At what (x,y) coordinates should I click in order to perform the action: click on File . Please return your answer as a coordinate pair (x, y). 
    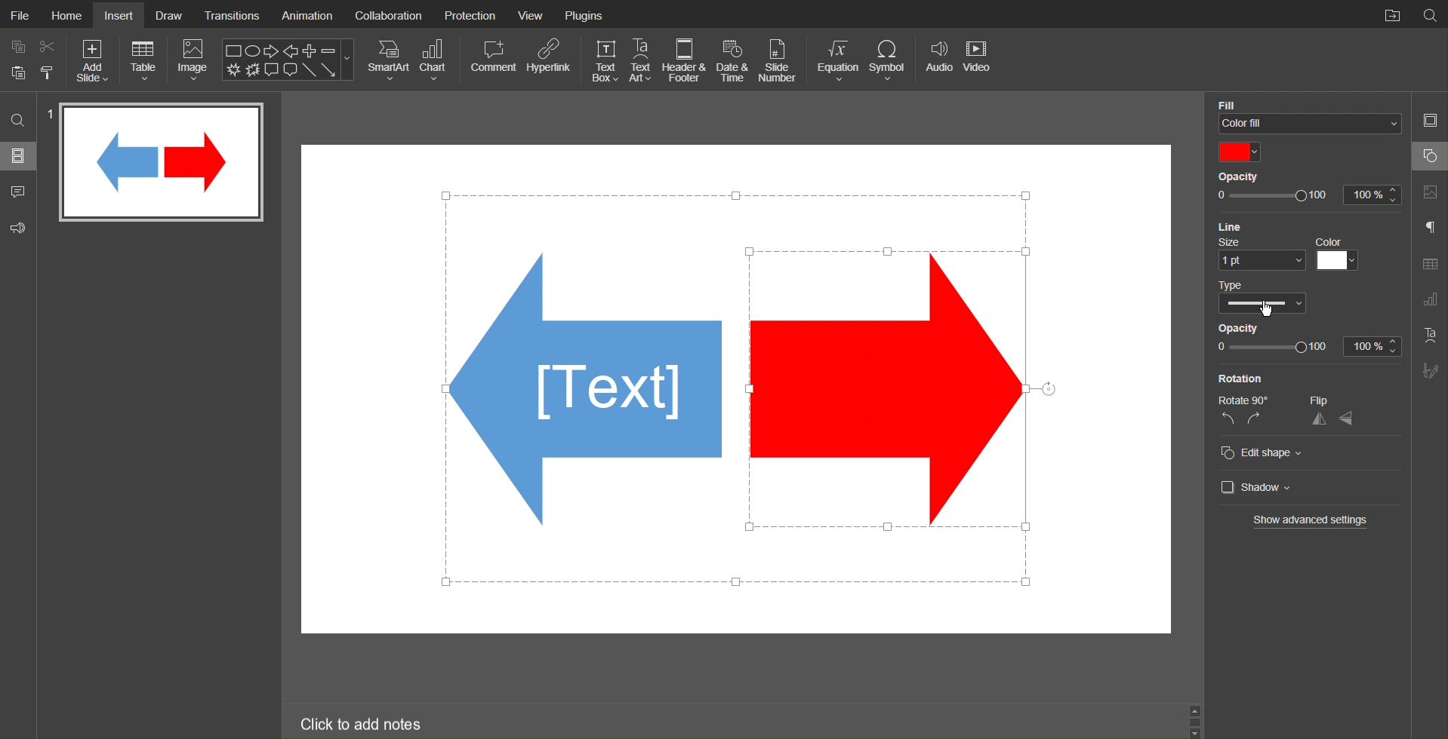
    Looking at the image, I should click on (18, 14).